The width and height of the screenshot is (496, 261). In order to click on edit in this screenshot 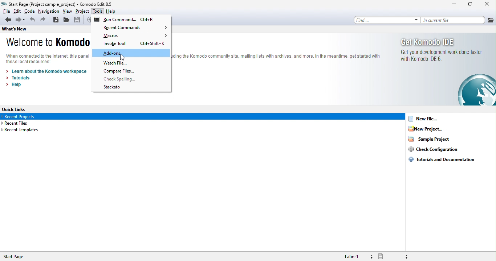, I will do `click(17, 11)`.